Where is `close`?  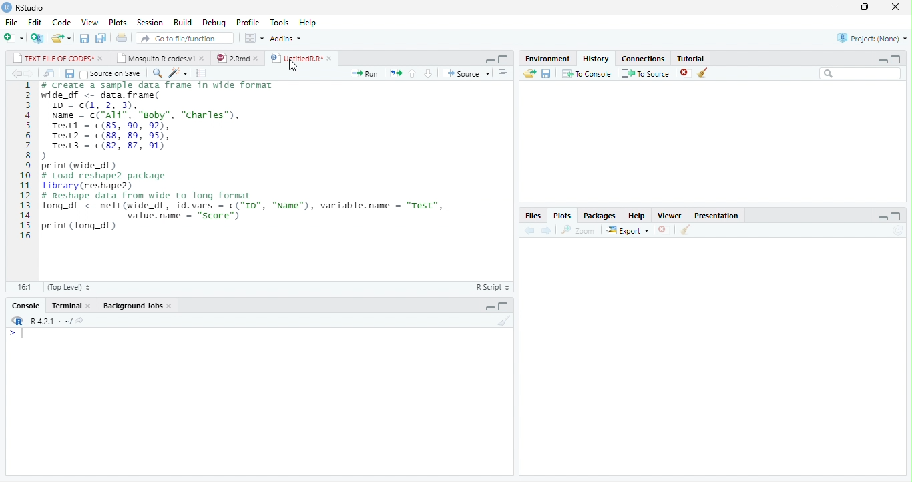 close is located at coordinates (258, 58).